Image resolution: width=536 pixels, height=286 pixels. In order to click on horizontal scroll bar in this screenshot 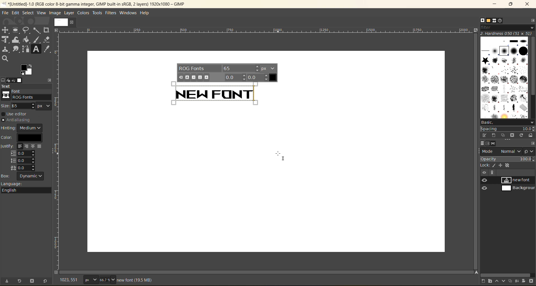, I will do `click(506, 275)`.